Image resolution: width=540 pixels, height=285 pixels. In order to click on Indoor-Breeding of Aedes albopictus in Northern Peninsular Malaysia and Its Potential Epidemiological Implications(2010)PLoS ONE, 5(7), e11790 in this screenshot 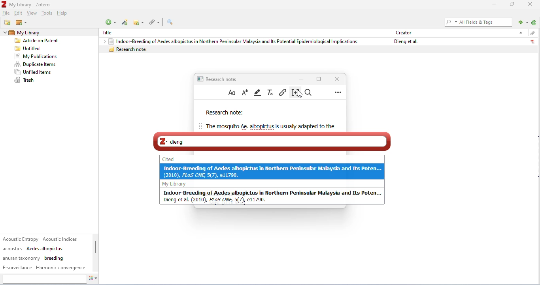, I will do `click(273, 196)`.